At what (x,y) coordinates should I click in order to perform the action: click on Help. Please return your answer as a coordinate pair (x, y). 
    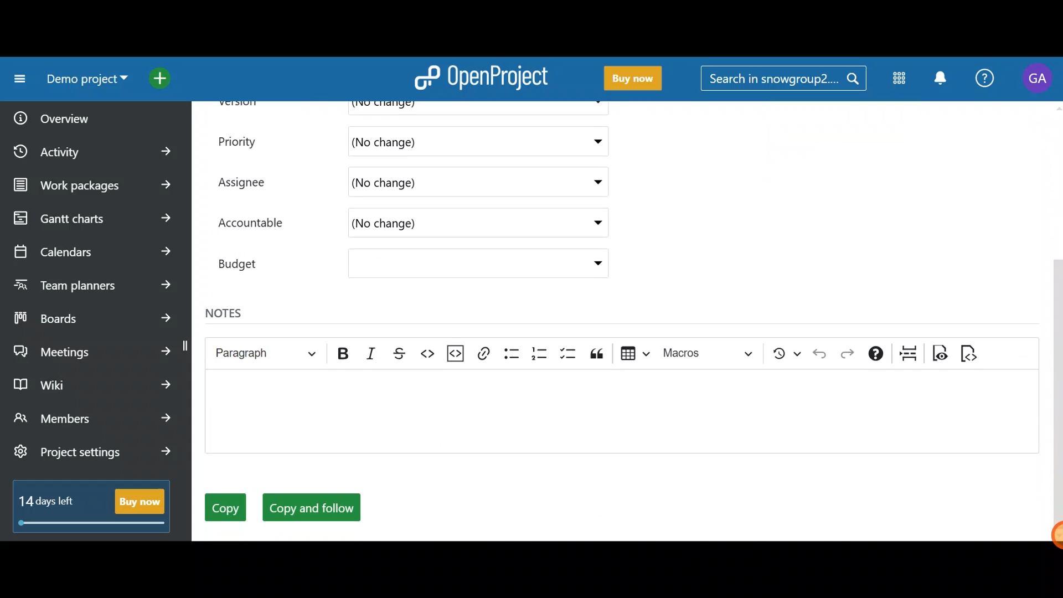
    Looking at the image, I should click on (985, 80).